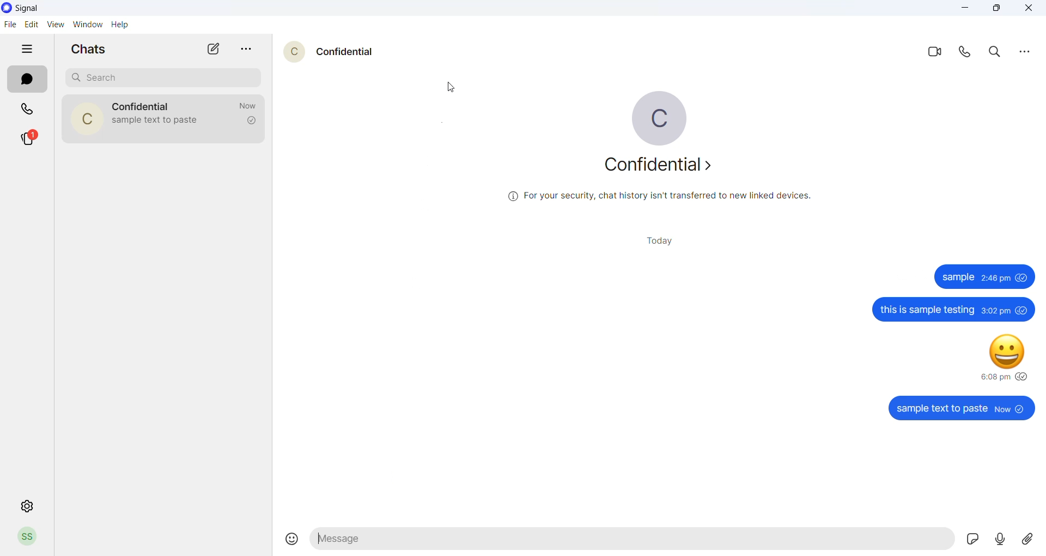 The width and height of the screenshot is (1046, 556). What do you see at coordinates (944, 309) in the screenshot?
I see `this is sample testing` at bounding box center [944, 309].